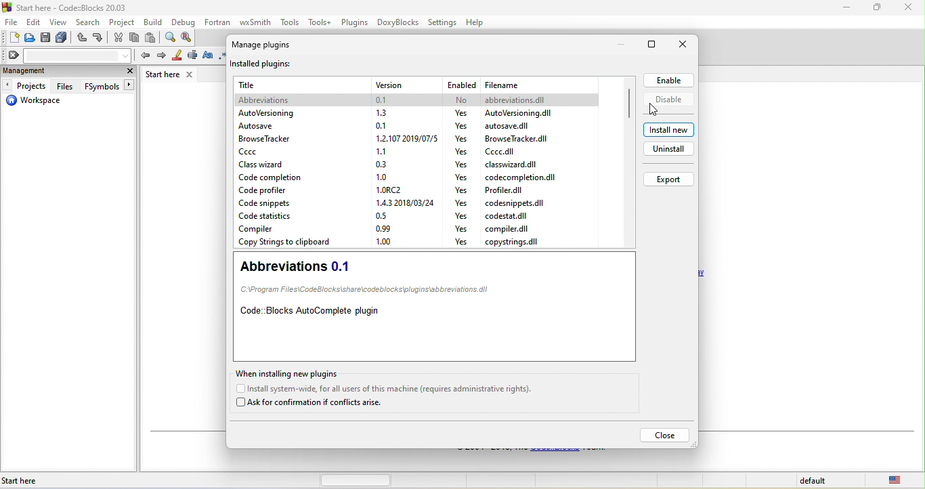  Describe the element at coordinates (33, 21) in the screenshot. I see `edit` at that location.